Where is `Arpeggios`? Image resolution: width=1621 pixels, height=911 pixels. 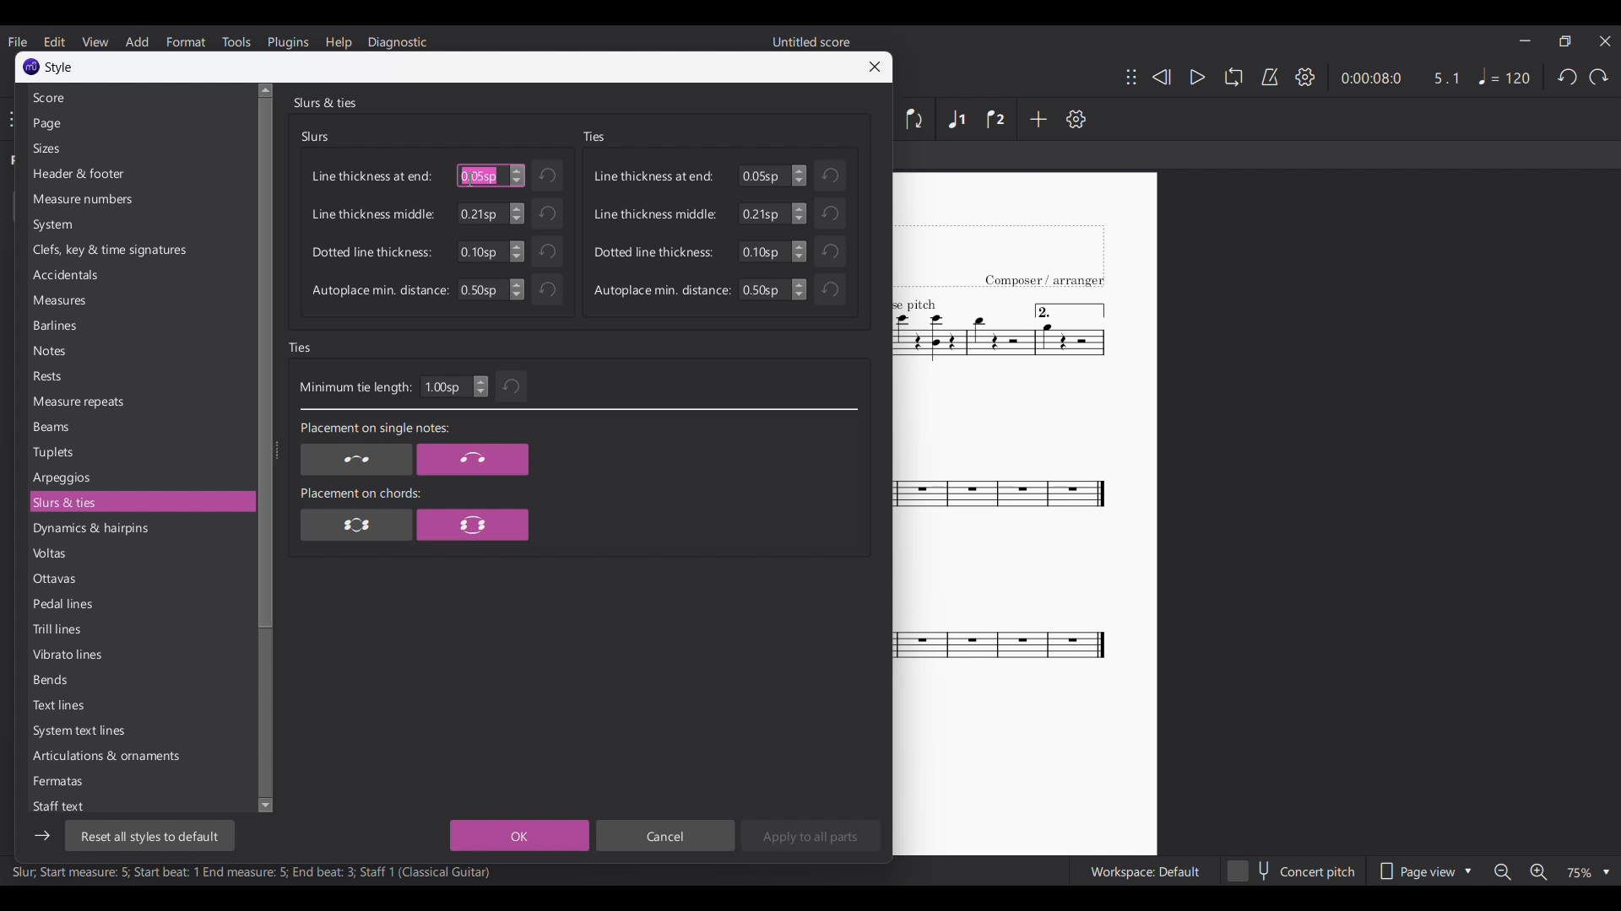 Arpeggios is located at coordinates (139, 477).